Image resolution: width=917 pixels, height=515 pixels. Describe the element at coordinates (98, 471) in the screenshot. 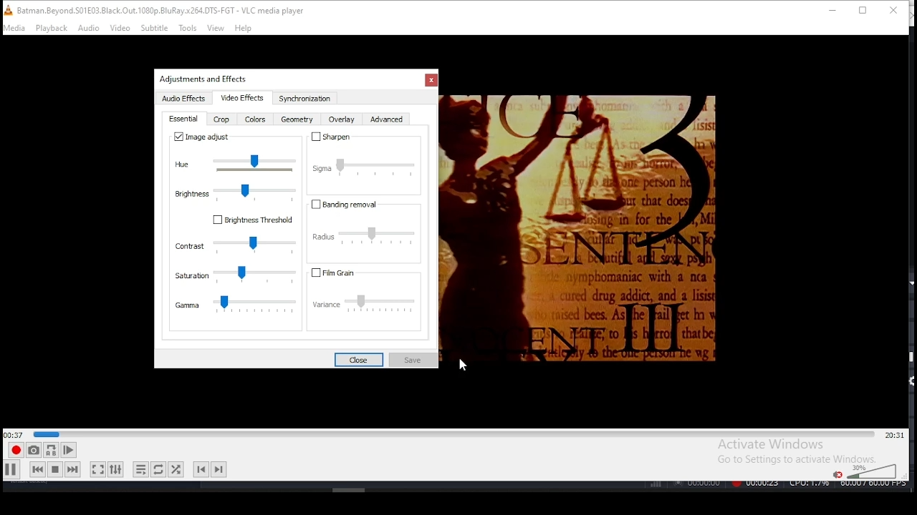

I see `toggle fullscreen` at that location.